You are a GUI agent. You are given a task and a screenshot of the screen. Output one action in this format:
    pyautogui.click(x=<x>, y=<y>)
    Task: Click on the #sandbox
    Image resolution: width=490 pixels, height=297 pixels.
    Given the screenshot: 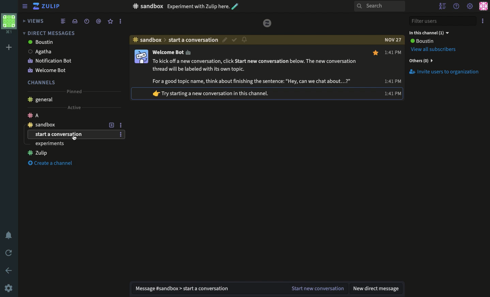 What is the action you would take?
    pyautogui.click(x=147, y=40)
    